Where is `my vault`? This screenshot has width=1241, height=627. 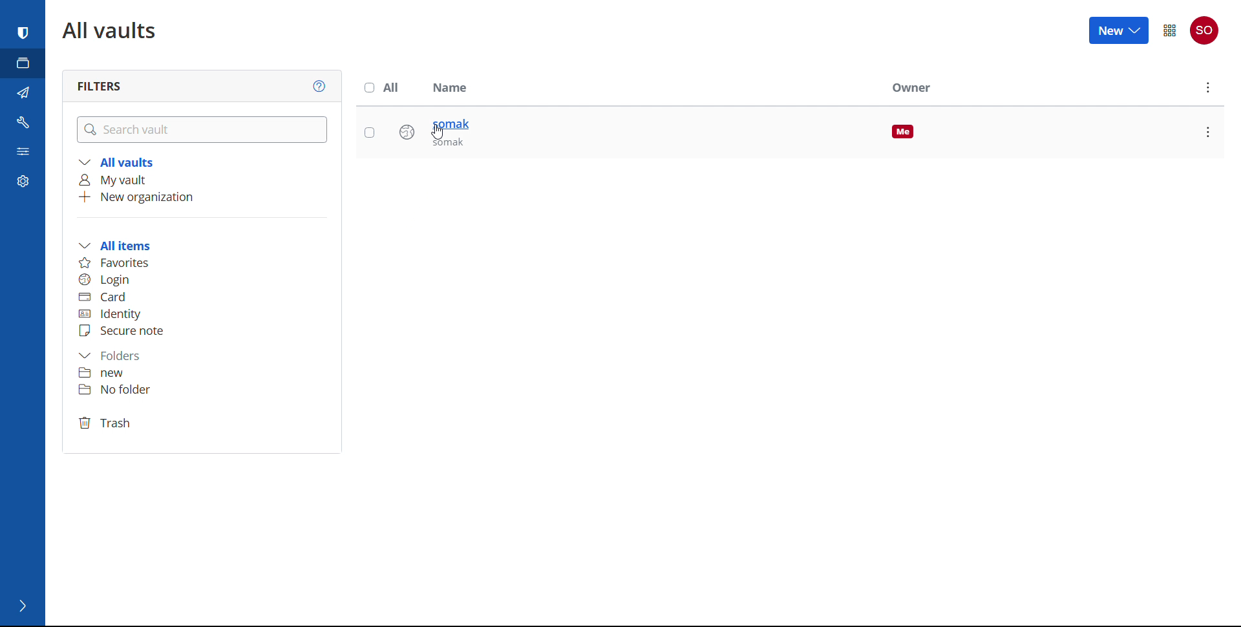
my vault is located at coordinates (200, 180).